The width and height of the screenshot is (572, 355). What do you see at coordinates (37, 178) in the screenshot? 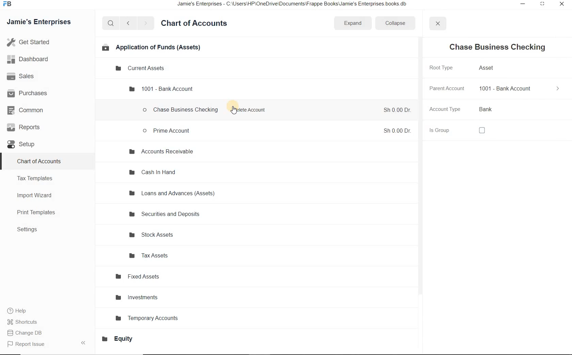
I see `Tax Templates` at bounding box center [37, 178].